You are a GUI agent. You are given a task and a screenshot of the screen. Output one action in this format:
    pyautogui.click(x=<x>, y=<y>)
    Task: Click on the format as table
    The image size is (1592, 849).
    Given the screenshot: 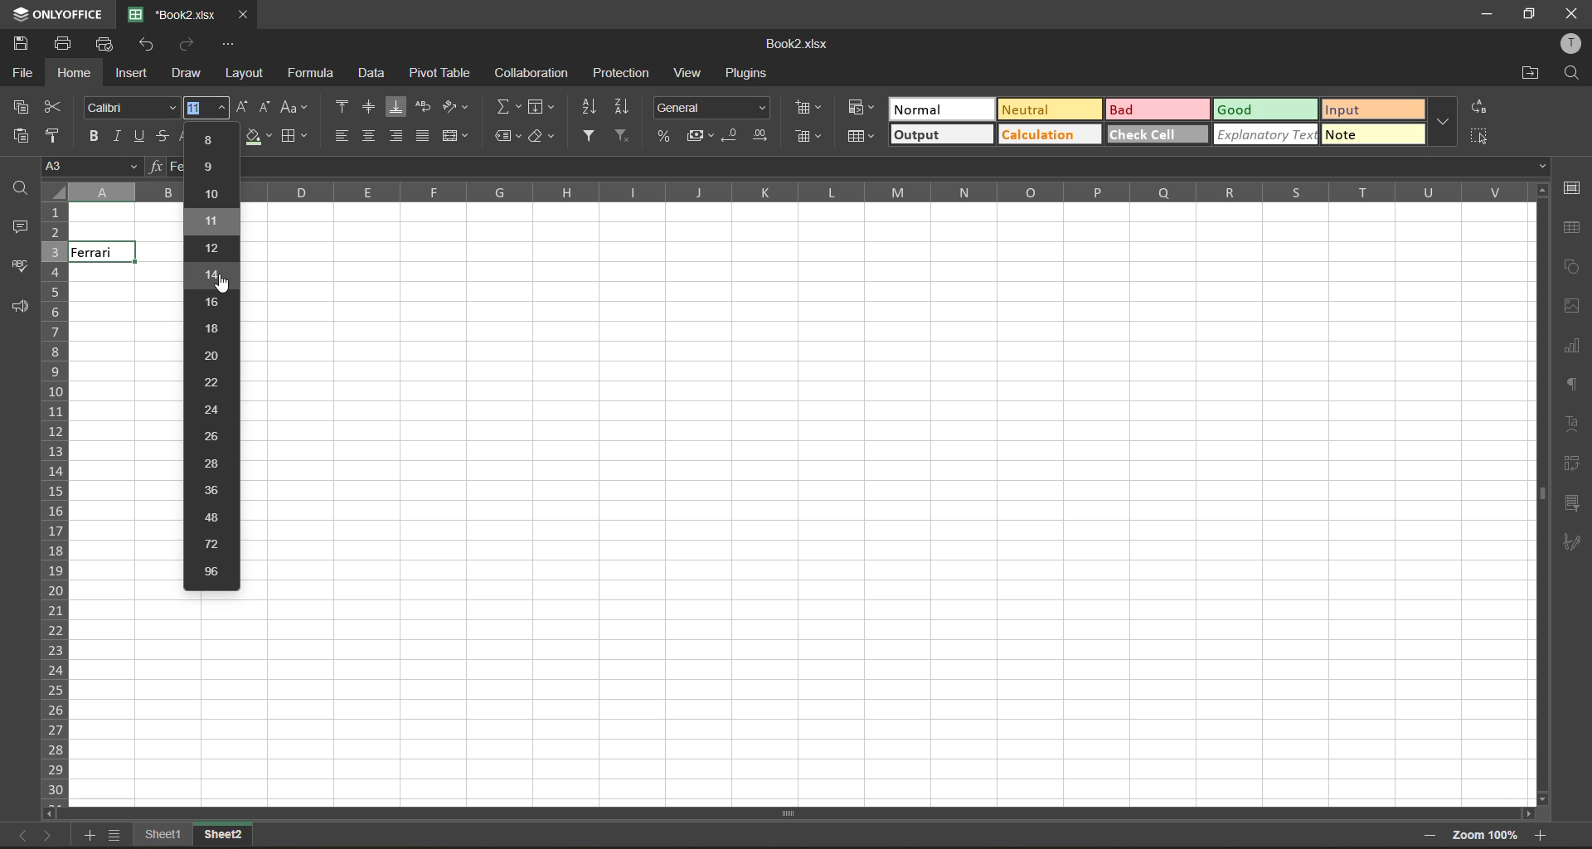 What is the action you would take?
    pyautogui.click(x=862, y=138)
    